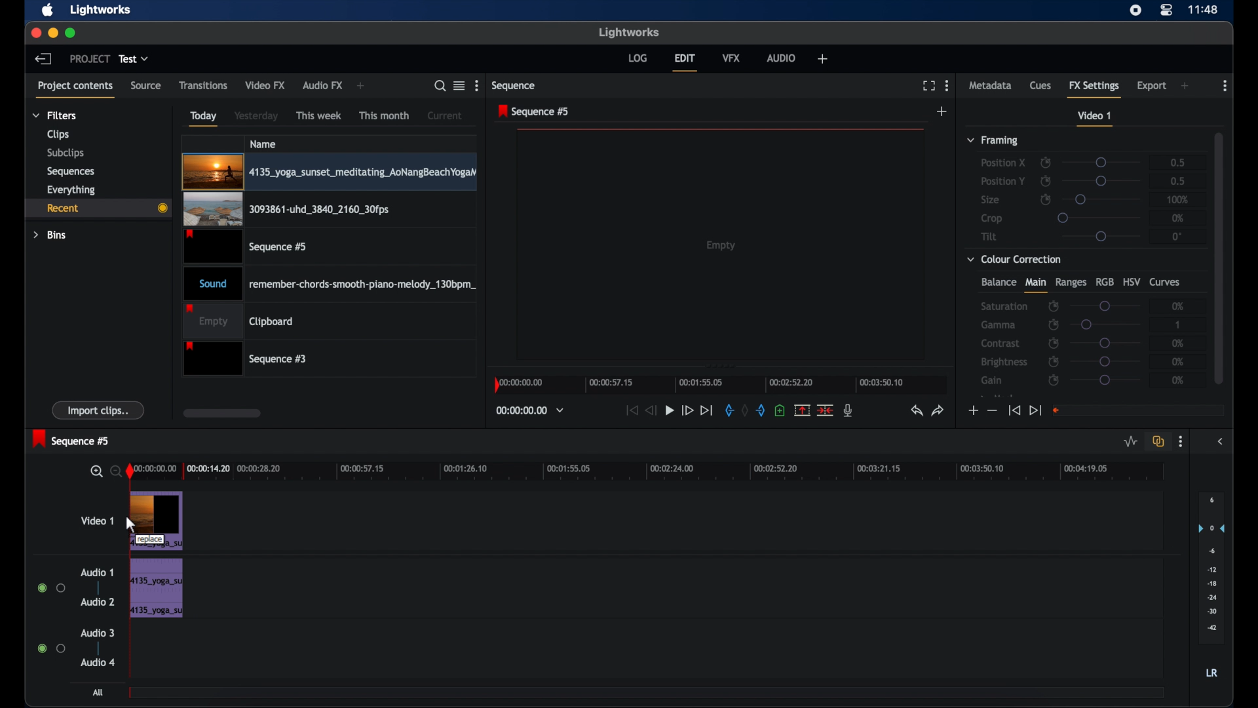 This screenshot has width=1258, height=708. What do you see at coordinates (802, 410) in the screenshot?
I see `split` at bounding box center [802, 410].